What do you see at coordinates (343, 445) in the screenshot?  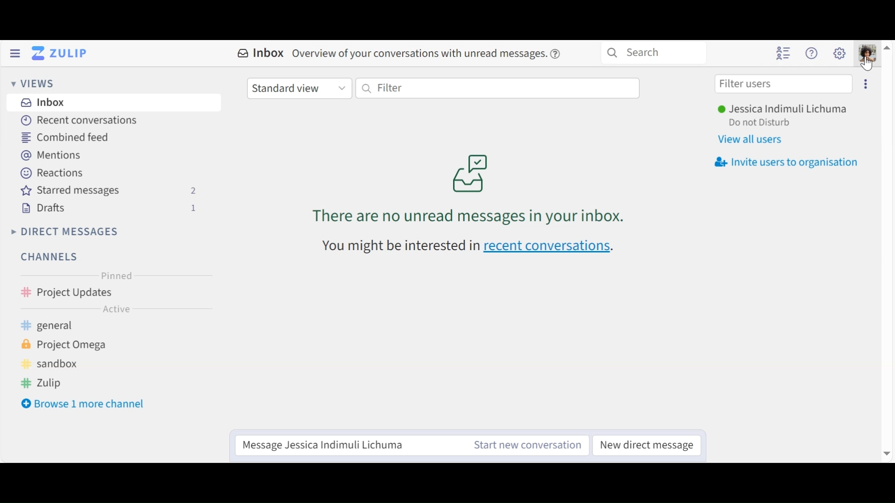 I see `Compose message` at bounding box center [343, 445].